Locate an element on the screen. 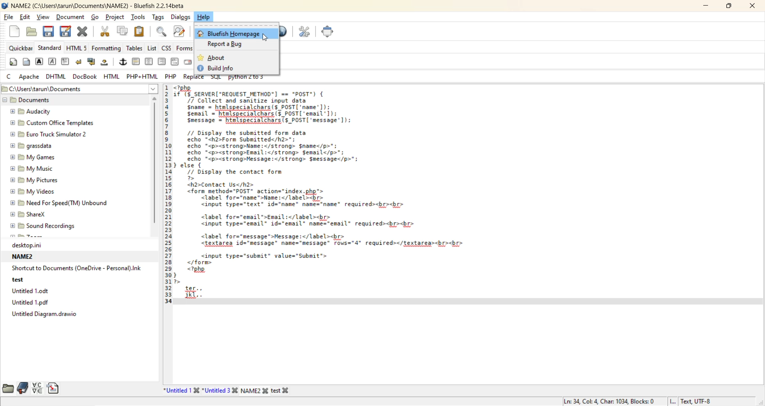 This screenshot has height=406, width=765. email is located at coordinates (190, 62).